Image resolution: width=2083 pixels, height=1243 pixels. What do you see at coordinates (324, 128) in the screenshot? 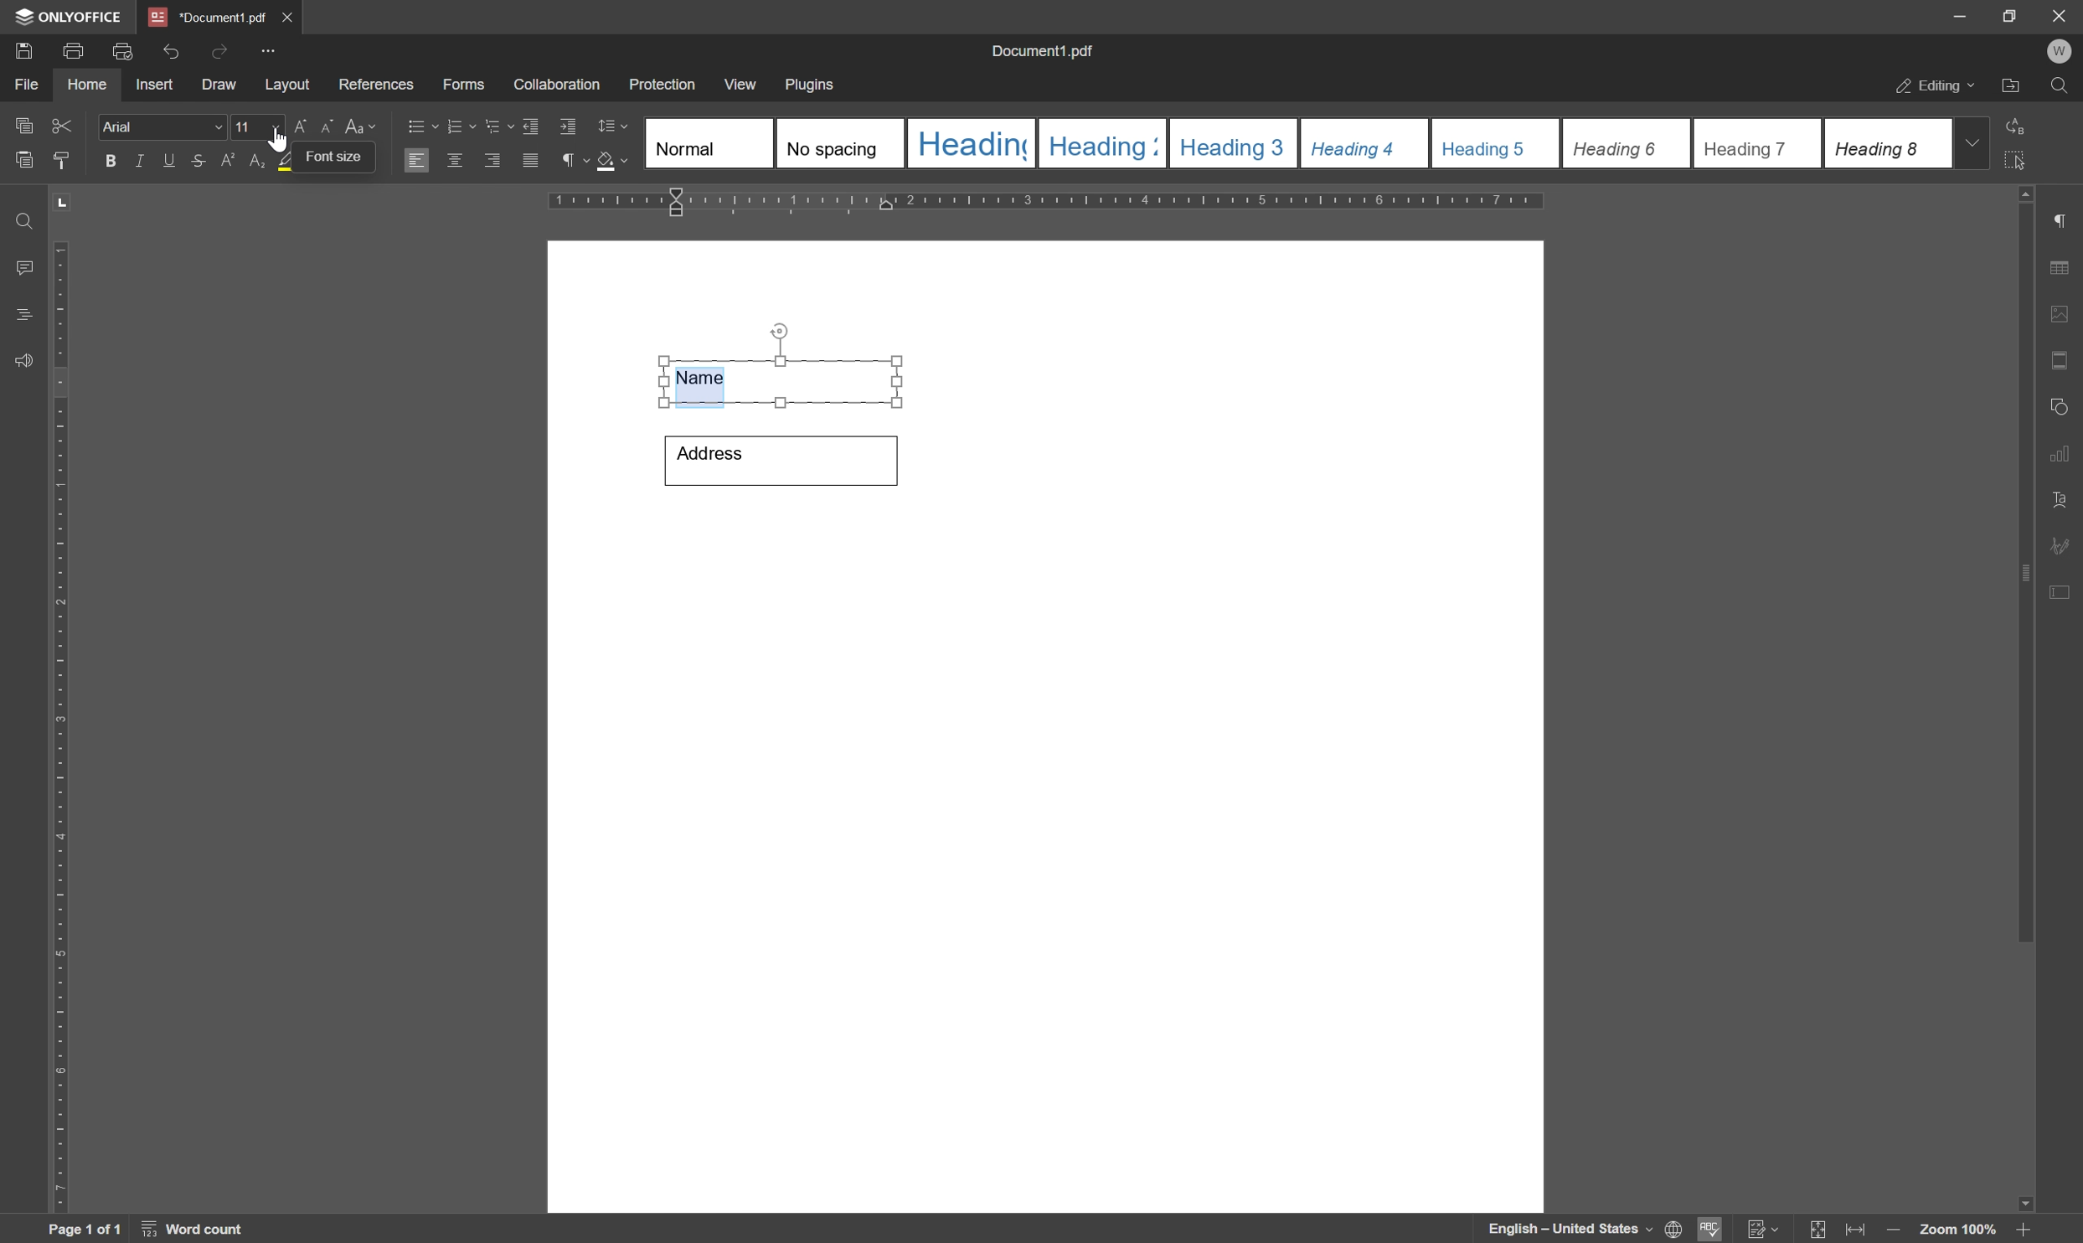
I see `decrement font size` at bounding box center [324, 128].